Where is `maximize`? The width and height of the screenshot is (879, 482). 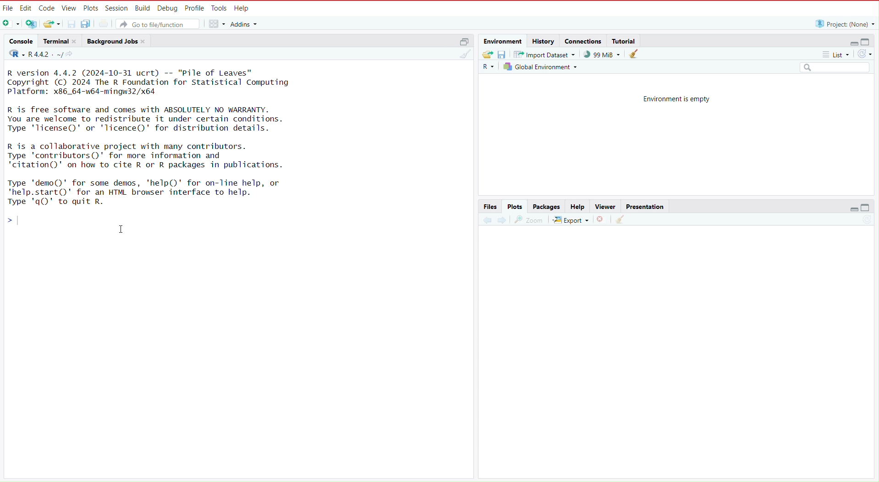
maximize is located at coordinates (465, 42).